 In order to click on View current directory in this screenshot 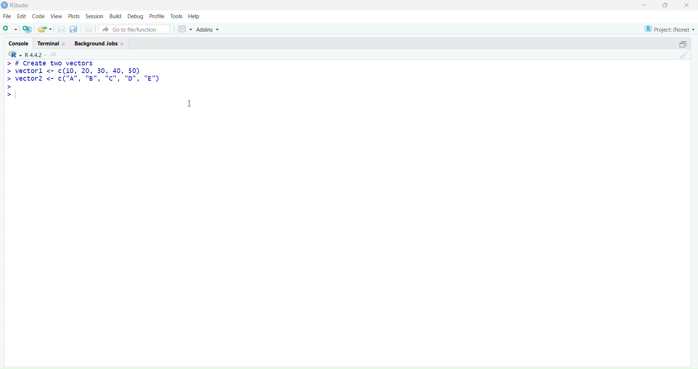, I will do `click(55, 55)`.